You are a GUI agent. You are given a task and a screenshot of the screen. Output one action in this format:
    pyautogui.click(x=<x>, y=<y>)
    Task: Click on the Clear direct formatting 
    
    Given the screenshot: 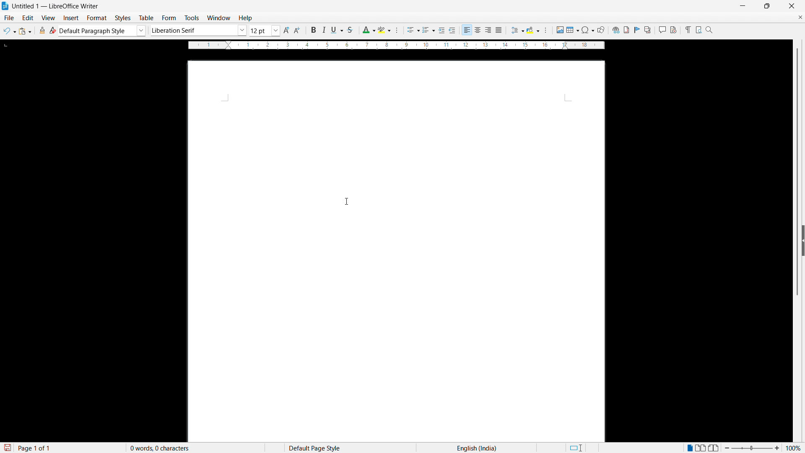 What is the action you would take?
    pyautogui.click(x=53, y=30)
    